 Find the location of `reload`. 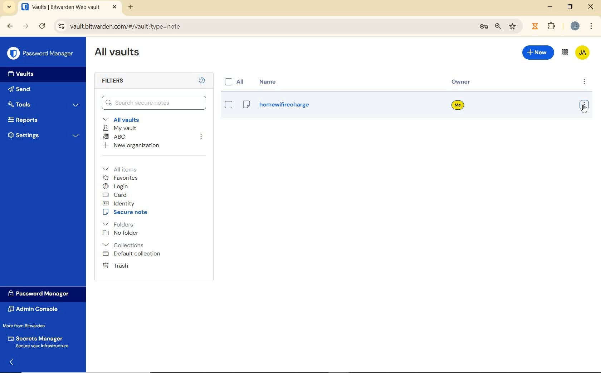

reload is located at coordinates (42, 26).